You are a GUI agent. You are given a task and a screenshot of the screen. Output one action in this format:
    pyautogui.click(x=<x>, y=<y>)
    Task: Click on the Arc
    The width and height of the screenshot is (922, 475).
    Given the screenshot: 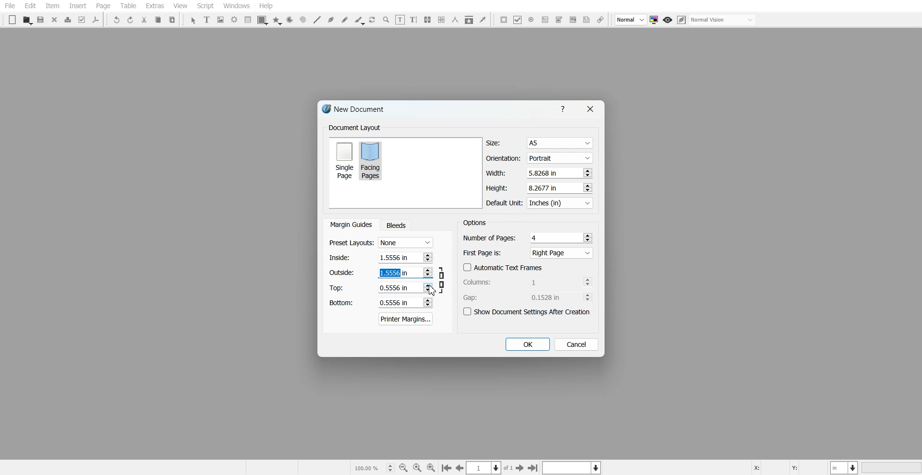 What is the action you would take?
    pyautogui.click(x=290, y=20)
    